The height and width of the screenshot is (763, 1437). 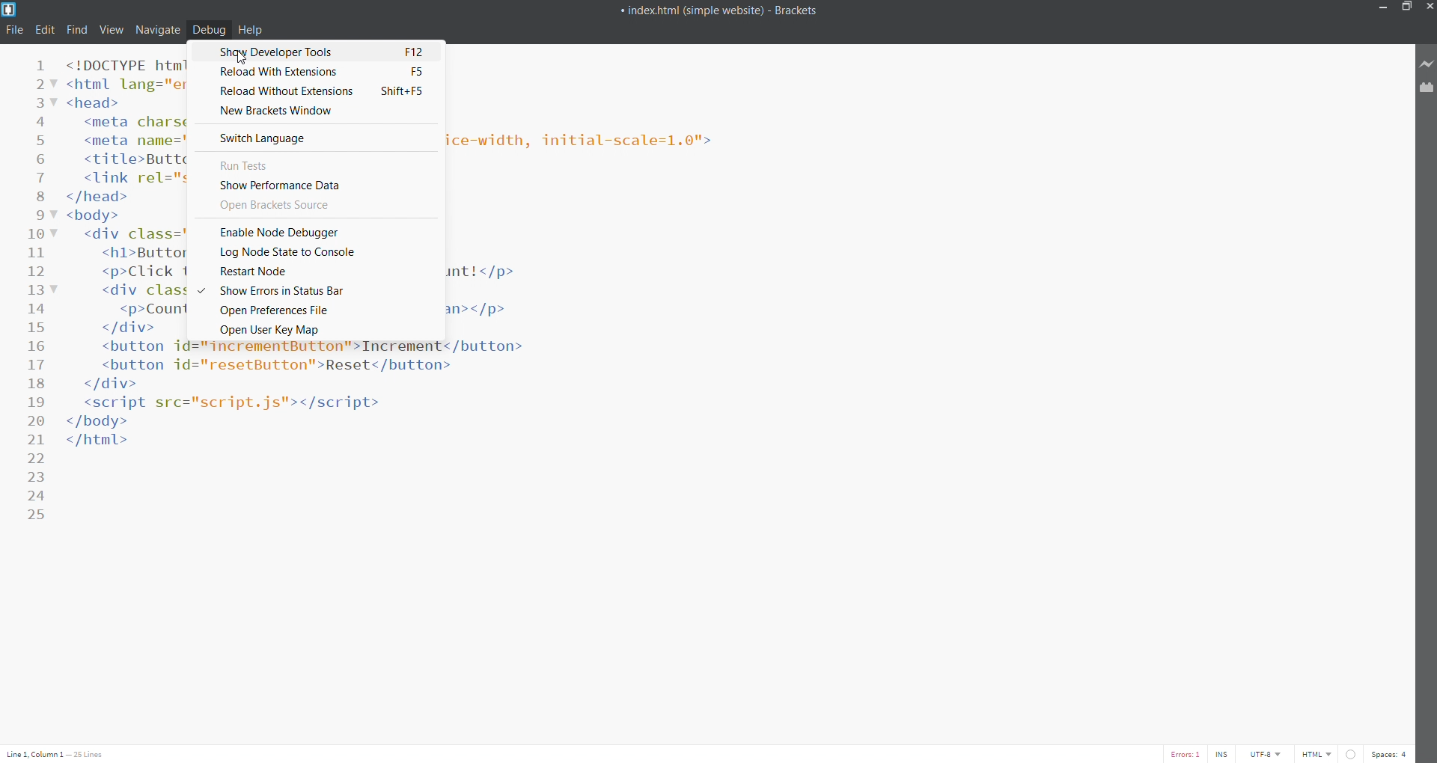 What do you see at coordinates (675, 8) in the screenshot?
I see `title bar` at bounding box center [675, 8].